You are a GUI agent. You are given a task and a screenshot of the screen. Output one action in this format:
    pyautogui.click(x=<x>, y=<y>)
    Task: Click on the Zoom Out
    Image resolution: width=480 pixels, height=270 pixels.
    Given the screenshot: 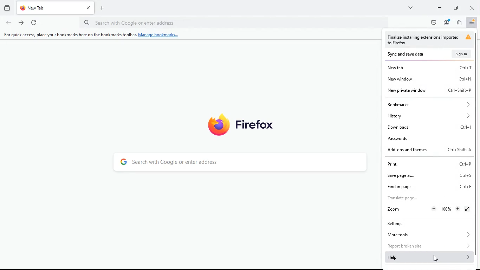 What is the action you would take?
    pyautogui.click(x=434, y=208)
    